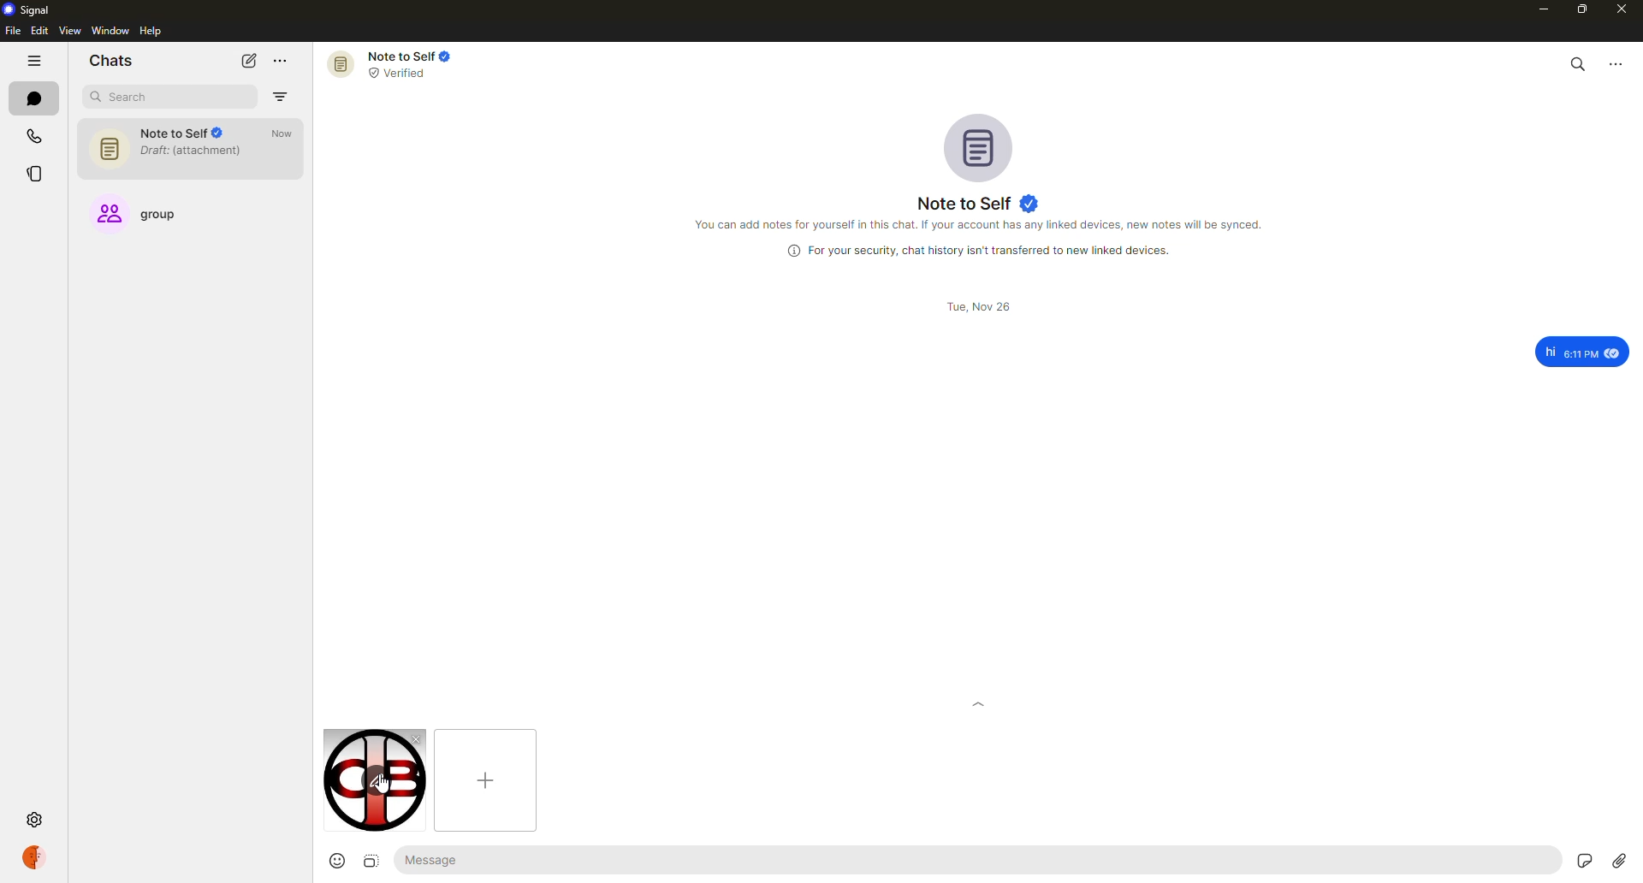 Image resolution: width=1643 pixels, height=883 pixels. What do you see at coordinates (983, 306) in the screenshot?
I see `date` at bounding box center [983, 306].